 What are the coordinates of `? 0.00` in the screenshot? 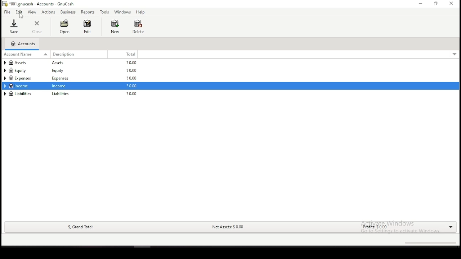 It's located at (132, 63).